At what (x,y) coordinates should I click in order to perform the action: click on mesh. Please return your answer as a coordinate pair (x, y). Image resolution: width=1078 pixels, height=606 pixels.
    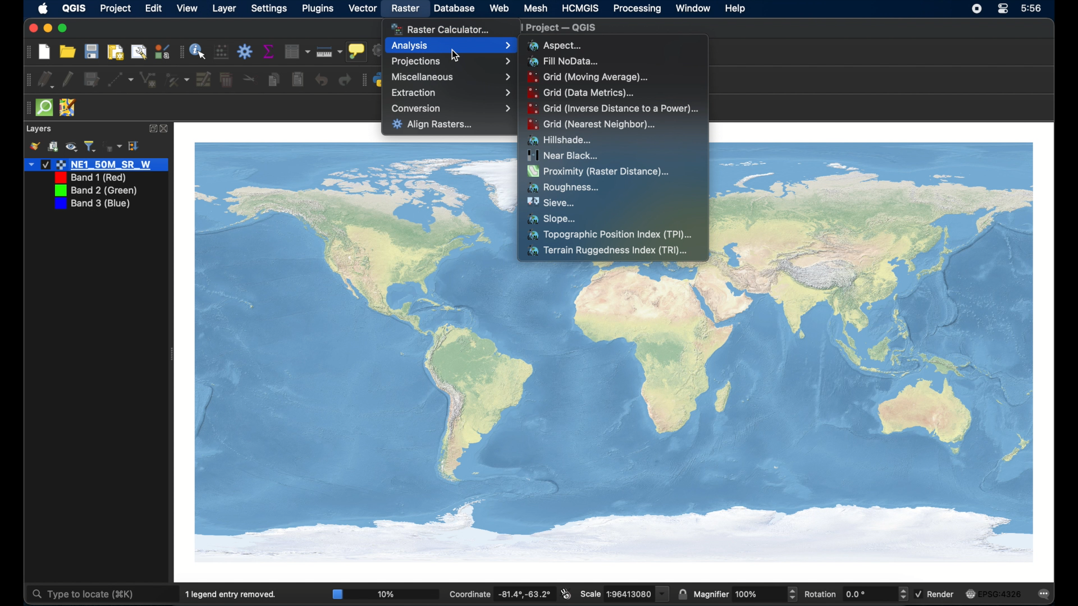
    Looking at the image, I should click on (535, 8).